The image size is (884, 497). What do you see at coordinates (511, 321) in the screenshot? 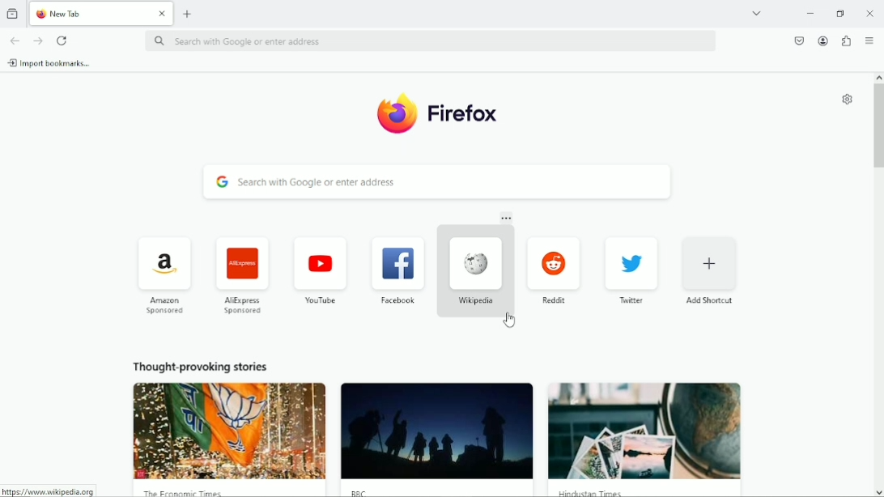
I see `Cursor` at bounding box center [511, 321].